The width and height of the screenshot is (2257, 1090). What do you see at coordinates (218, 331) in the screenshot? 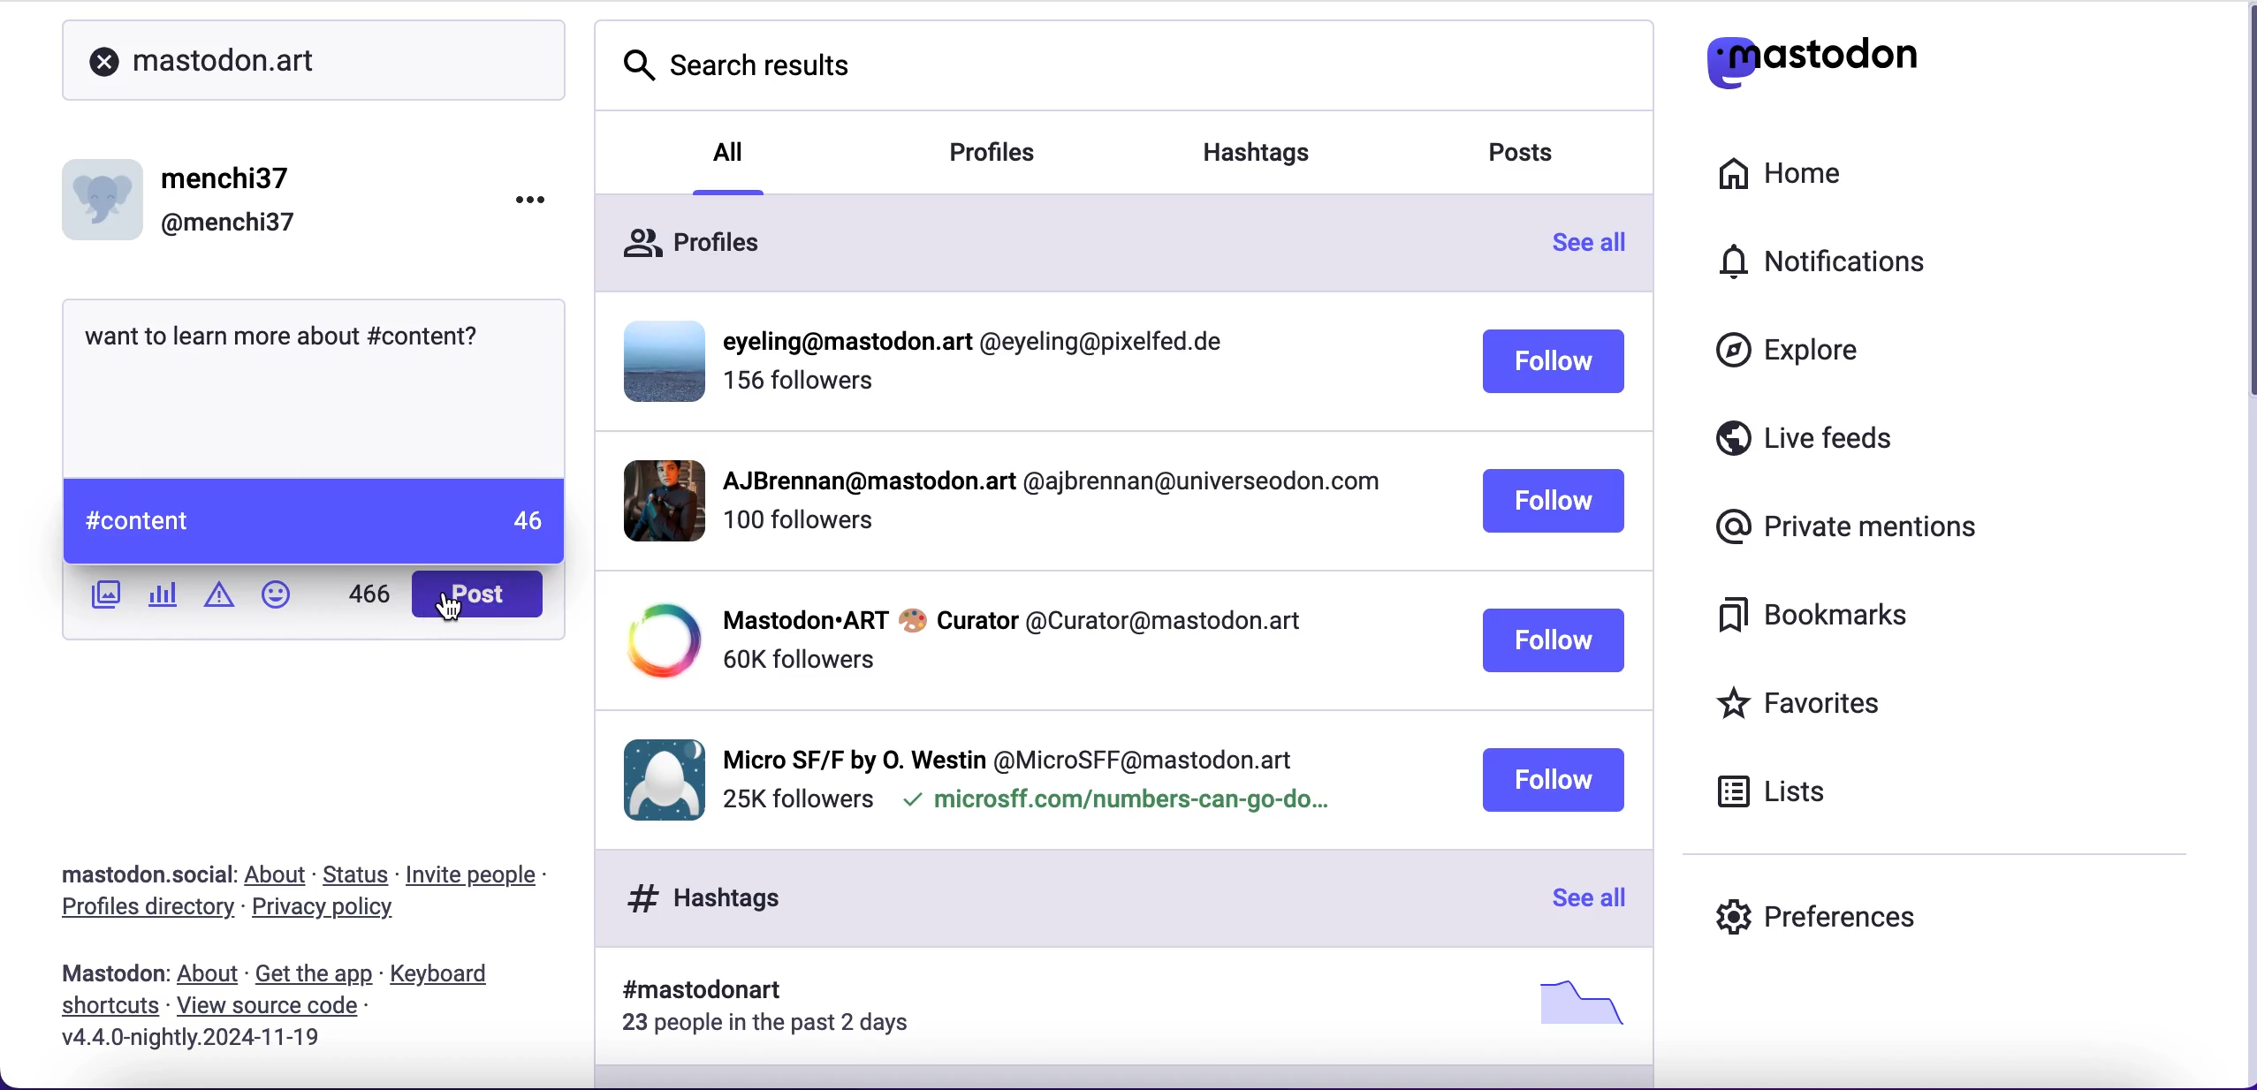
I see `text` at bounding box center [218, 331].